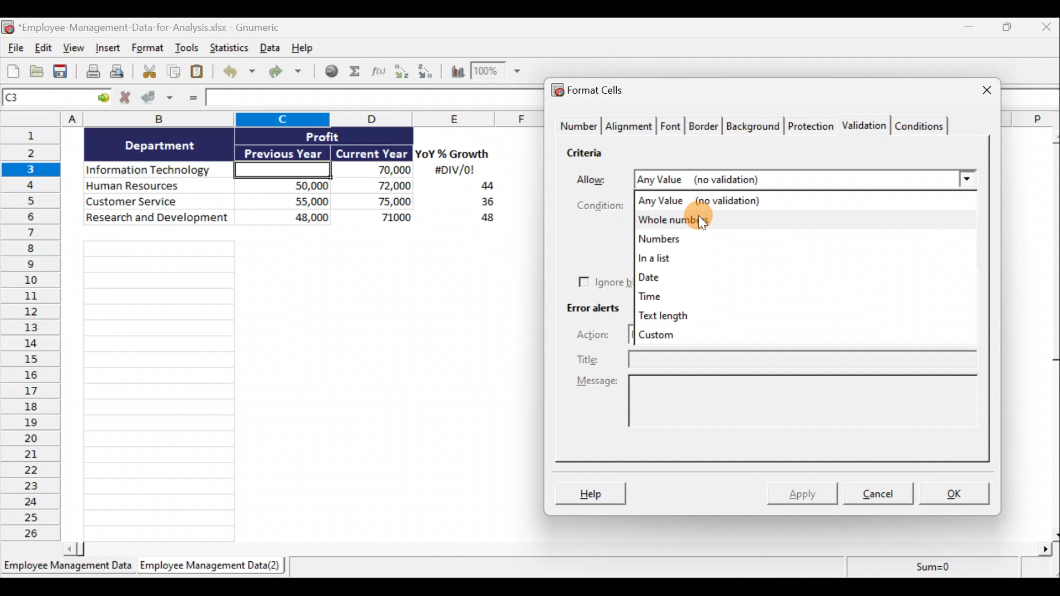  What do you see at coordinates (159, 171) in the screenshot?
I see `Information Technology` at bounding box center [159, 171].